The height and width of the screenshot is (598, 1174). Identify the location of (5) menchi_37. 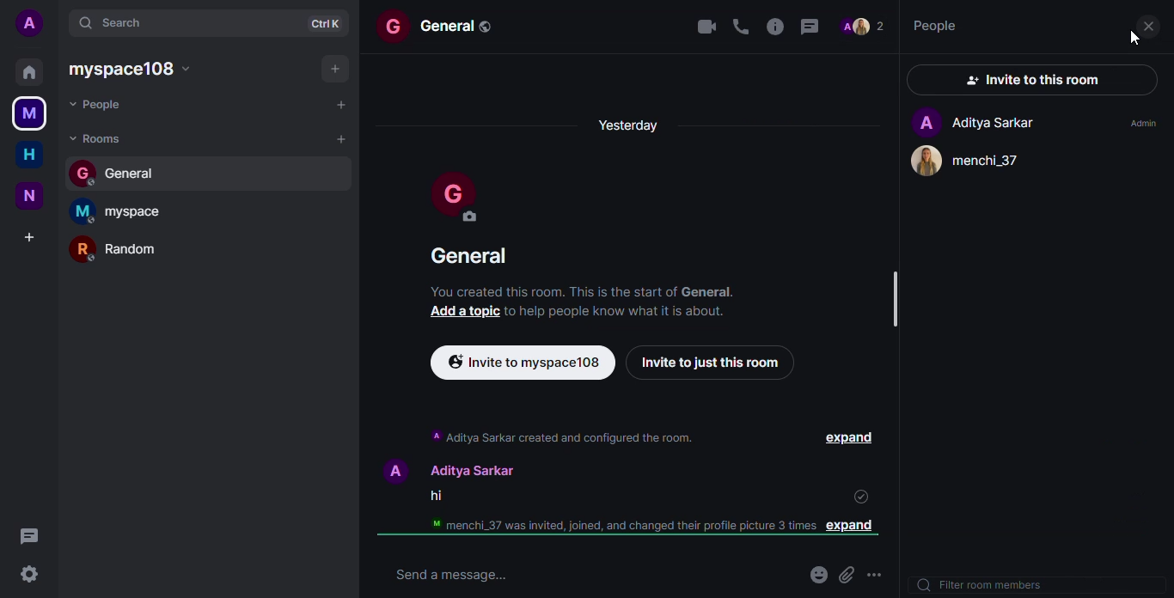
(982, 162).